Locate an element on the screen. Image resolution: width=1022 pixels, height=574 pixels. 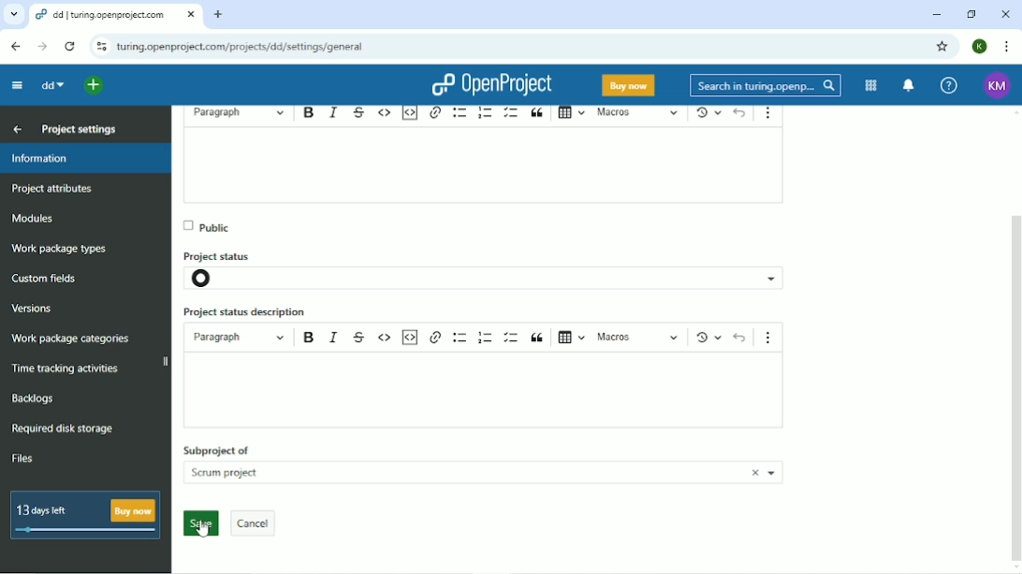
Bold is located at coordinates (307, 112).